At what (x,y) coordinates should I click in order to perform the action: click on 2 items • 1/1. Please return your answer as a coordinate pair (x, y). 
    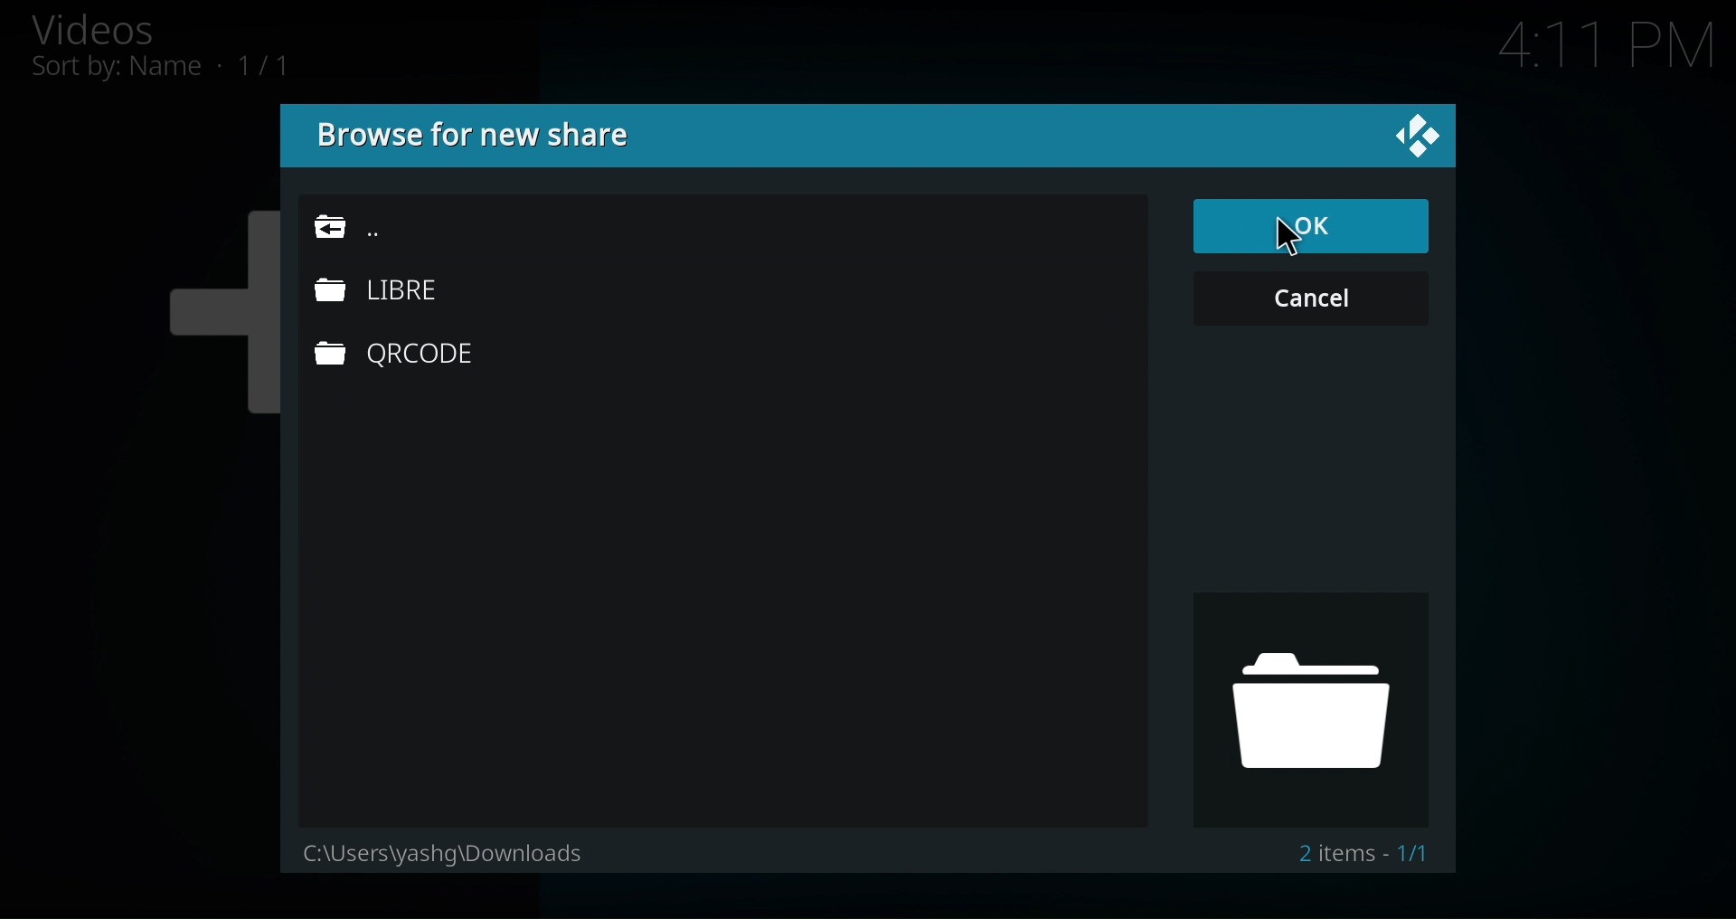
    Looking at the image, I should click on (1363, 854).